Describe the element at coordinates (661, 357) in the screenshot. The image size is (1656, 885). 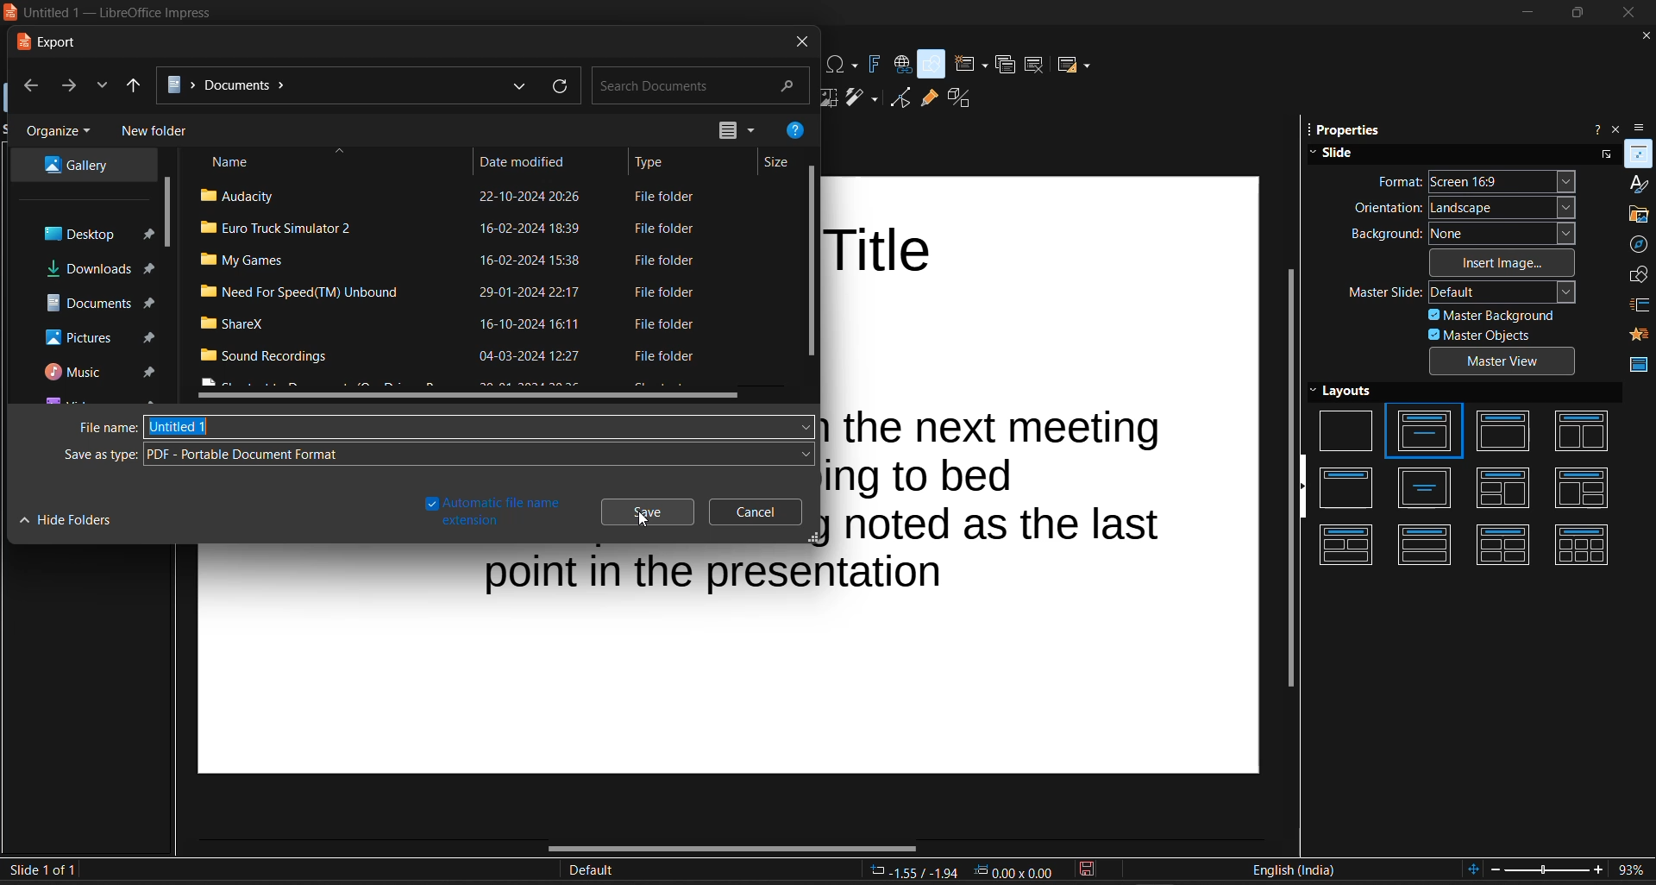
I see `file folder` at that location.